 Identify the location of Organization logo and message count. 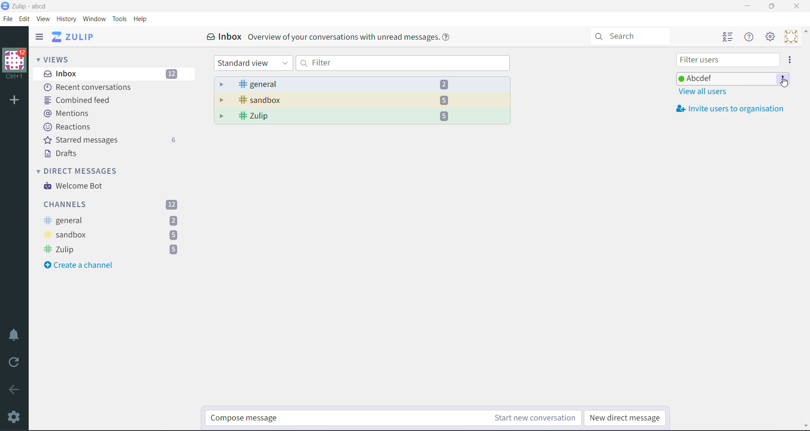
(15, 62).